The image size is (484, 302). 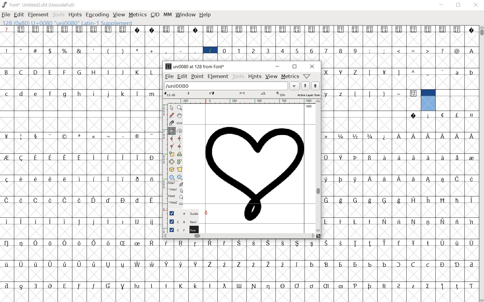 I want to click on glyph, so click(x=326, y=30).